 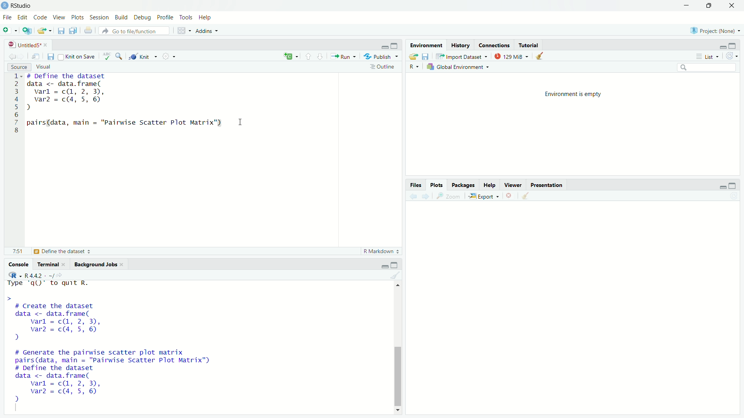 What do you see at coordinates (464, 185) in the screenshot?
I see `Packages` at bounding box center [464, 185].